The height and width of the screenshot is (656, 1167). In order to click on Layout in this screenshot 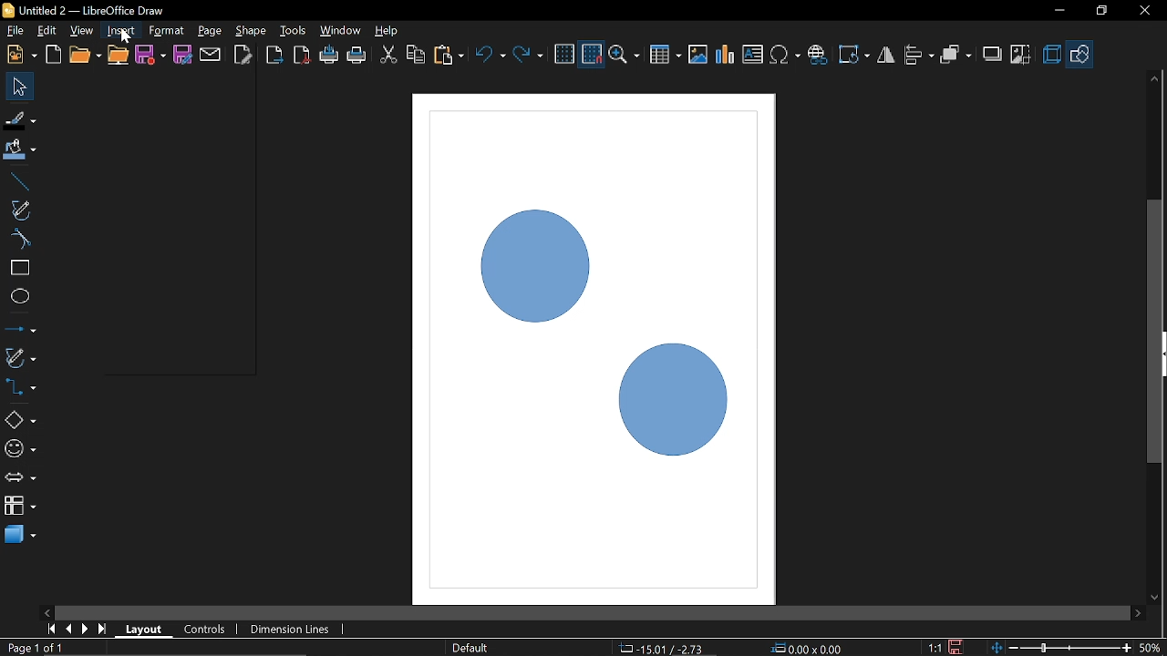, I will do `click(144, 629)`.